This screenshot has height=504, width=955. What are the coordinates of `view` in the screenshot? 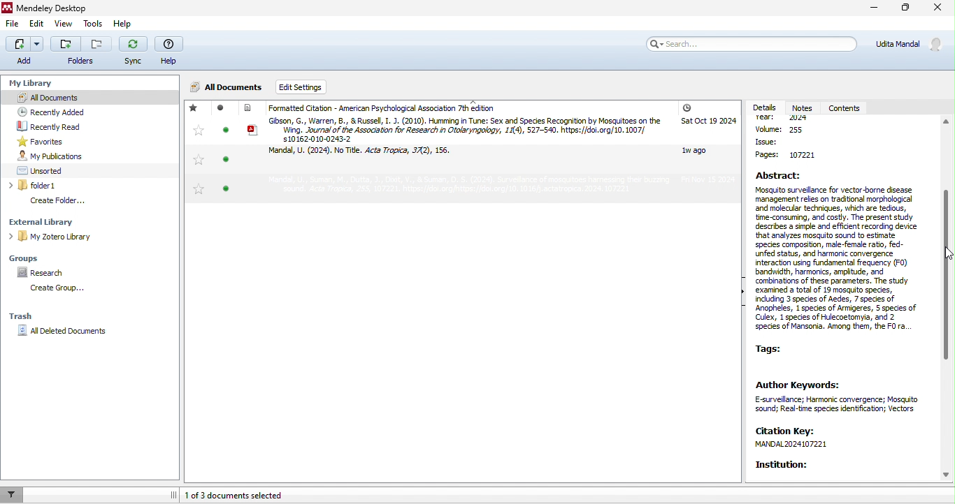 It's located at (62, 25).